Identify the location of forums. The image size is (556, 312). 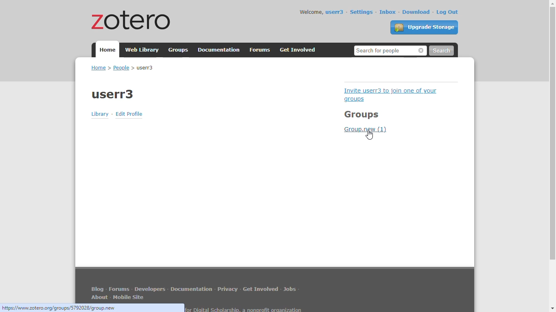
(260, 50).